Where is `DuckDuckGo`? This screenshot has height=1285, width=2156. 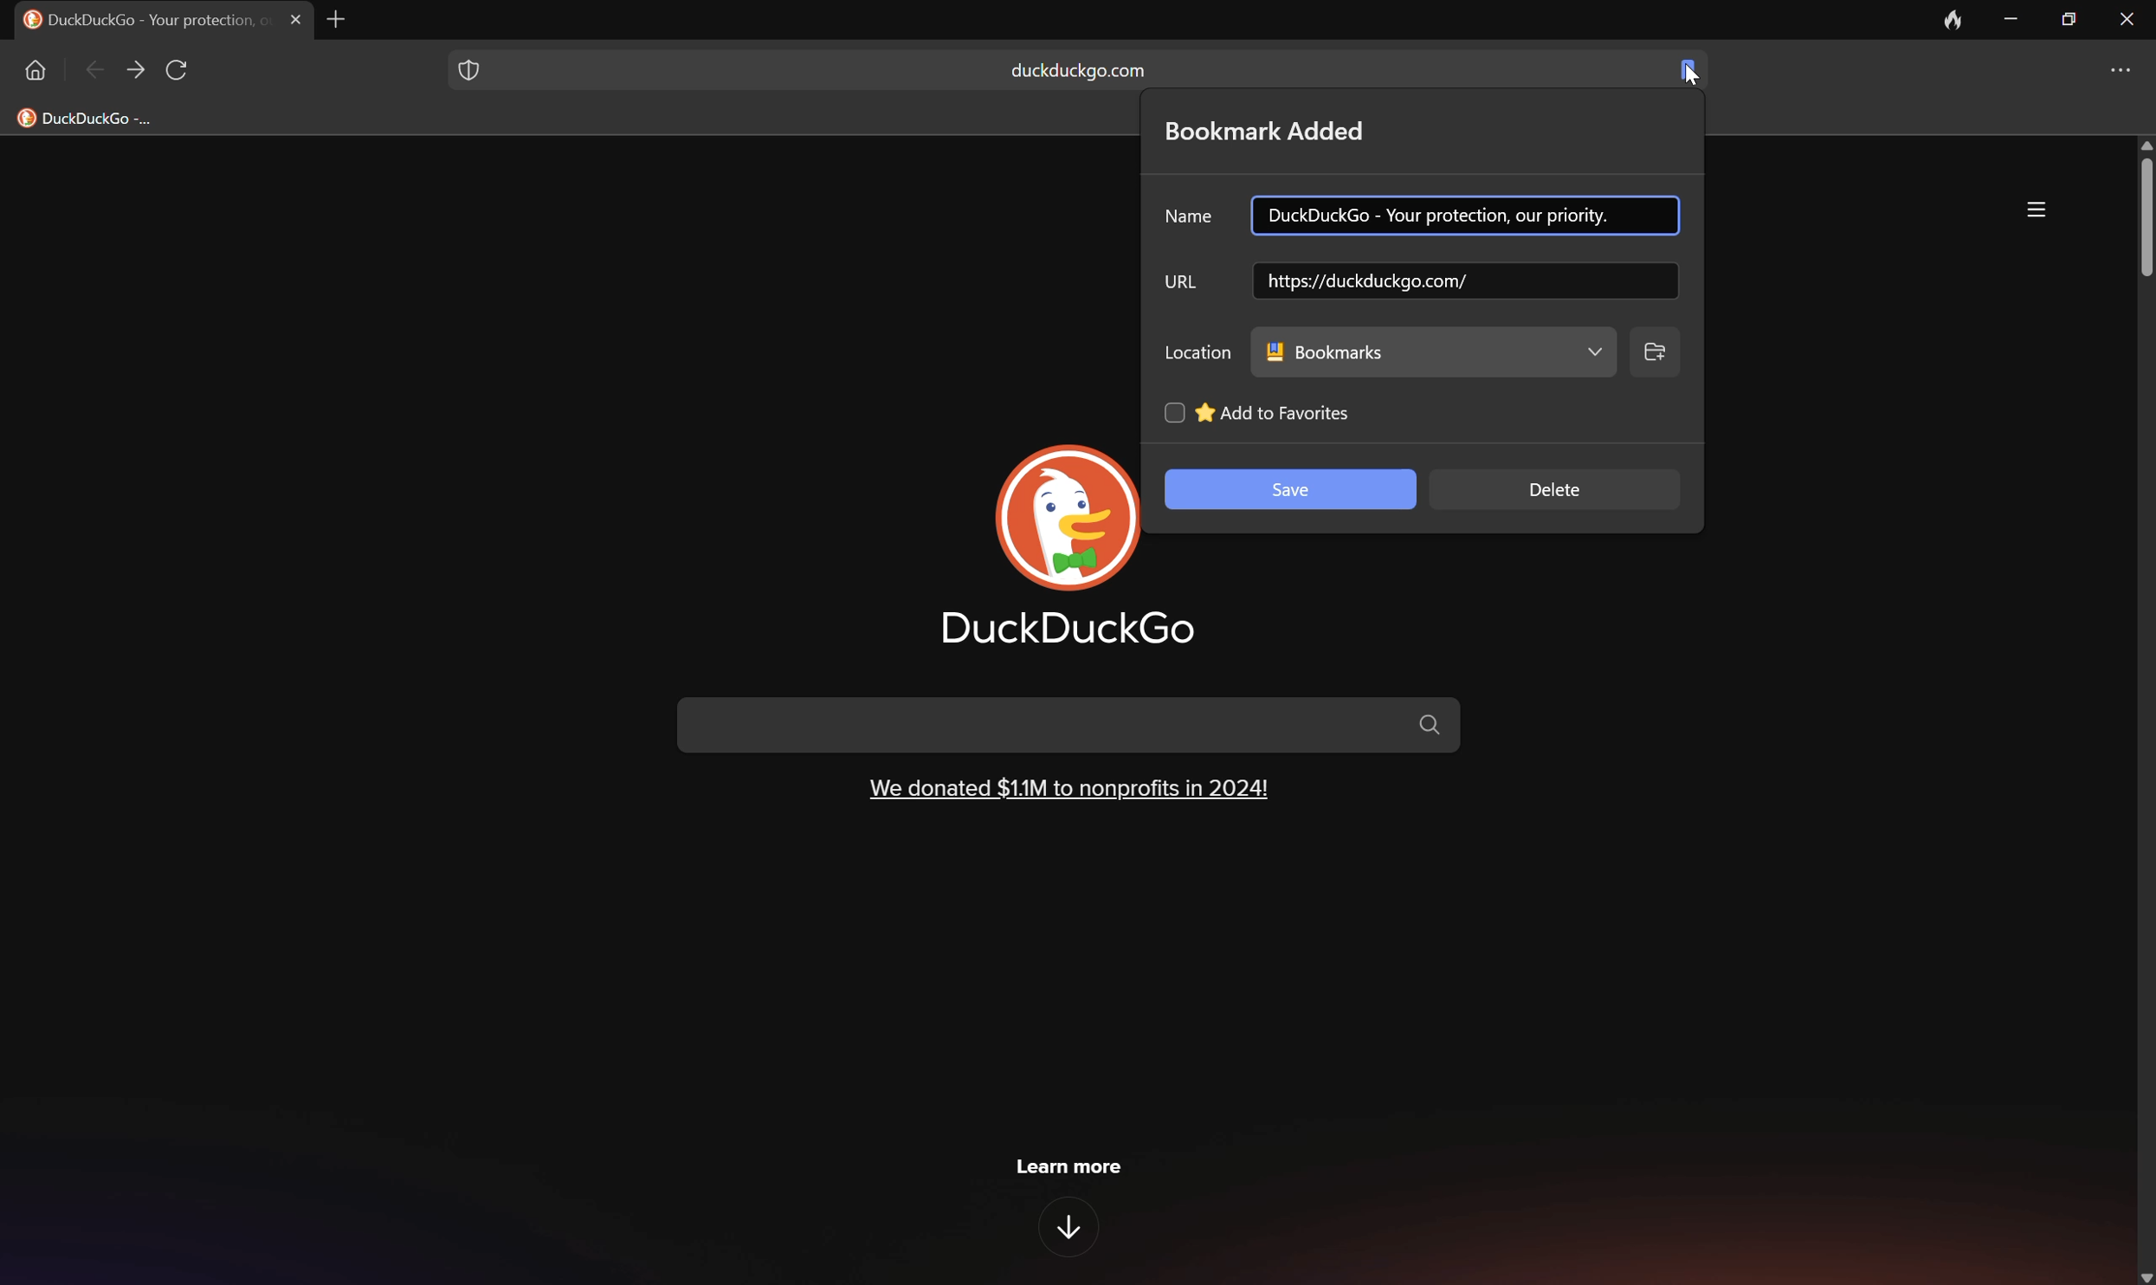 DuckDuckGo is located at coordinates (1068, 630).